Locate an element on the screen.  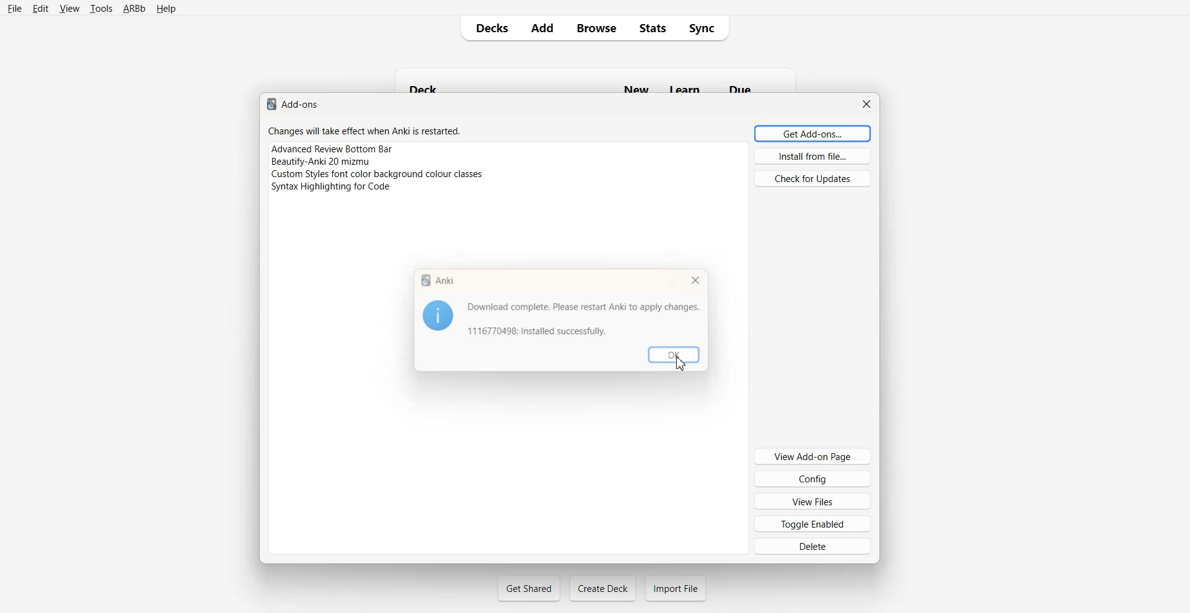
Deck New Learn Due is located at coordinates (590, 89).